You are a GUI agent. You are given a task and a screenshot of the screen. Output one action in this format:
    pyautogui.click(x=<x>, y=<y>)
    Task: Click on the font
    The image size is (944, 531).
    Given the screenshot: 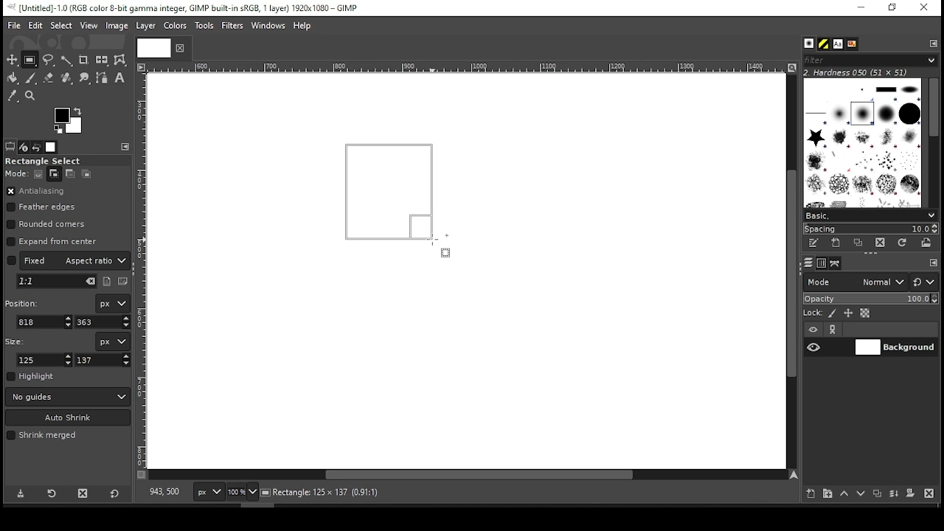 What is the action you would take?
    pyautogui.click(x=837, y=44)
    